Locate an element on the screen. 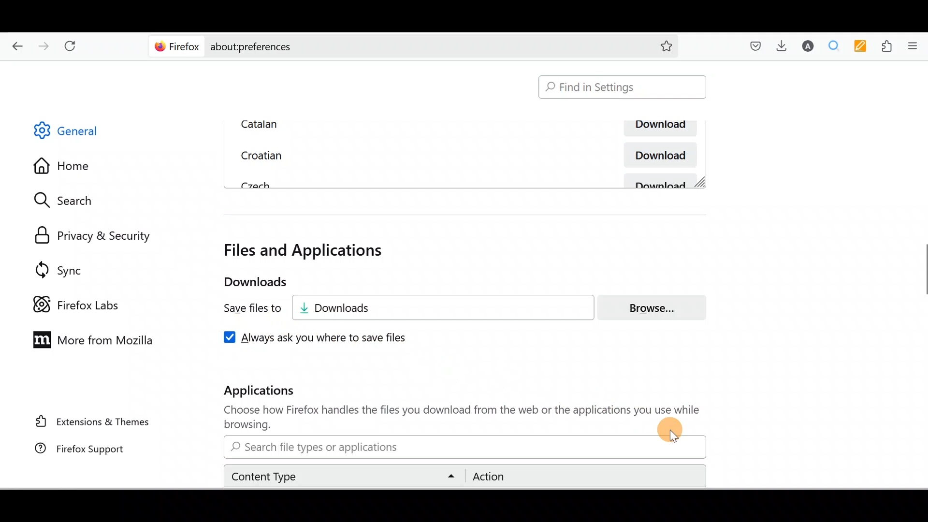 Image resolution: width=928 pixels, height=522 pixels. Extensions is located at coordinates (888, 45).